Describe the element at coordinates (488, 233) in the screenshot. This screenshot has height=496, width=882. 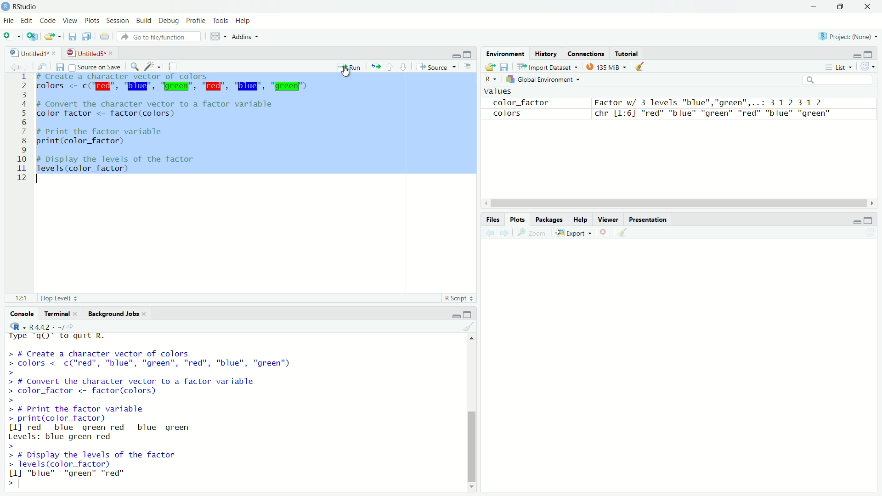
I see `previous plot` at that location.